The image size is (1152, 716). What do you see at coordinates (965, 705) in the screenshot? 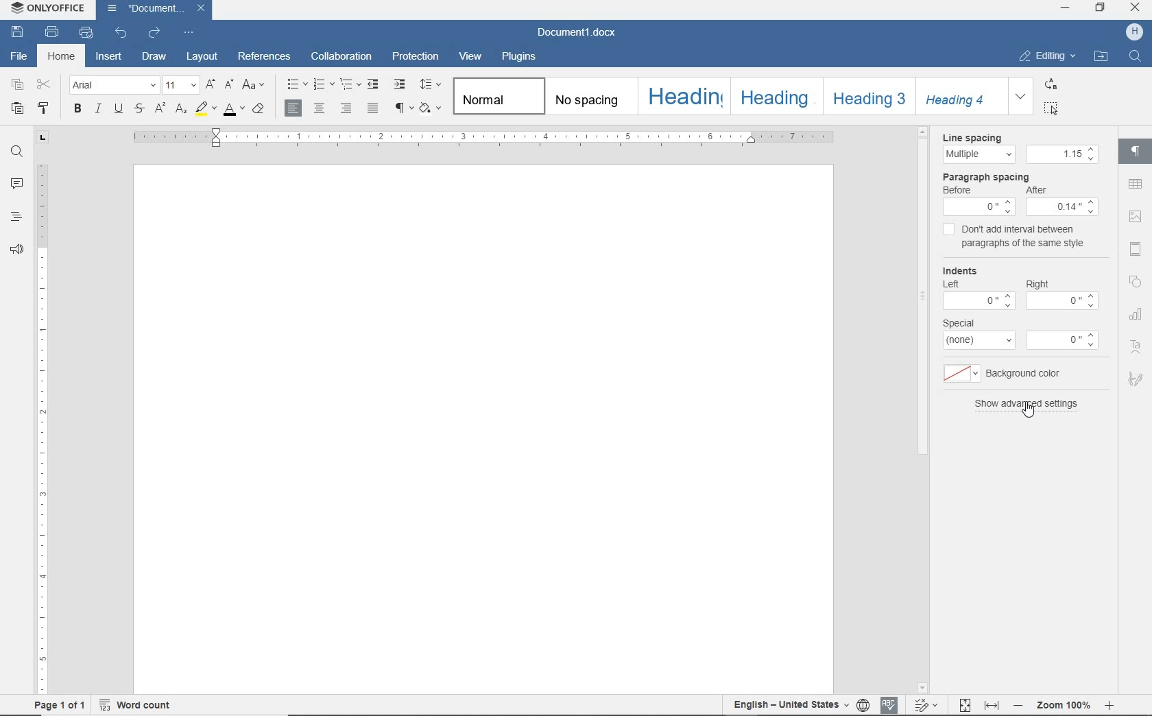
I see `Fit to page` at bounding box center [965, 705].